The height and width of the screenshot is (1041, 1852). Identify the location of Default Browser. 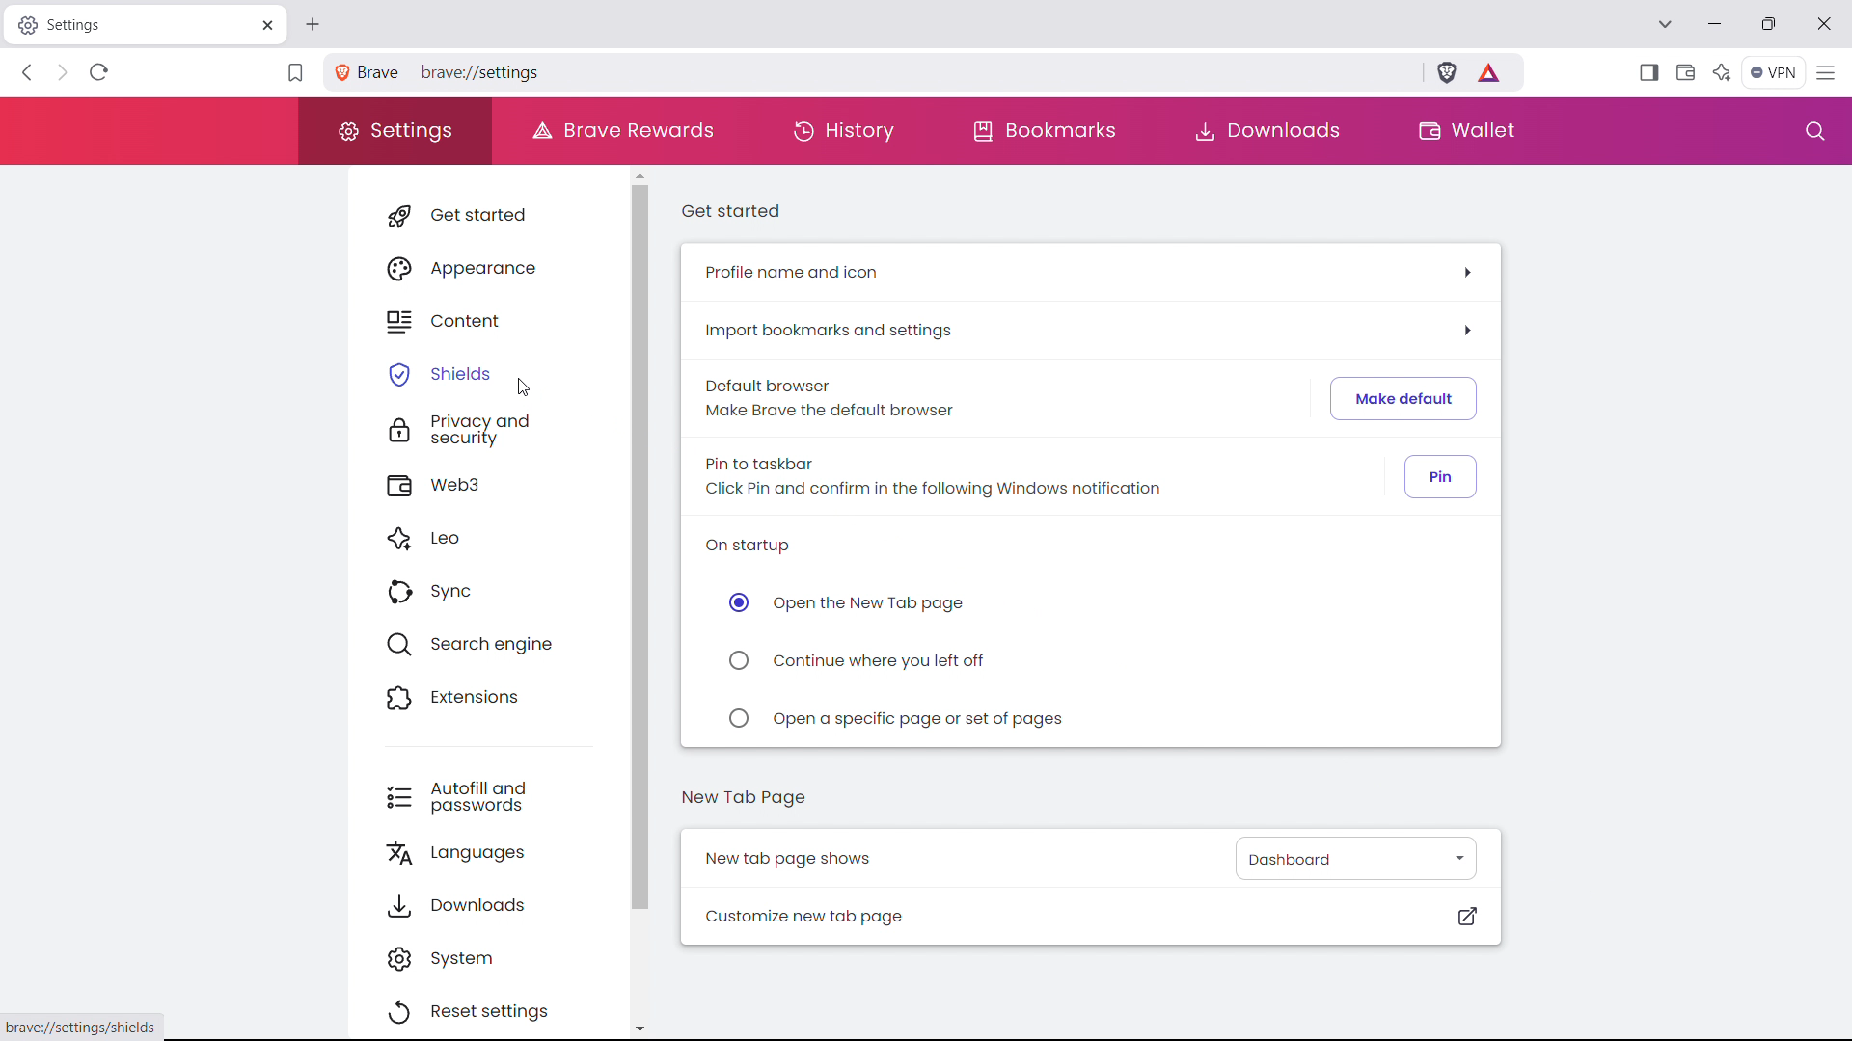
(772, 384).